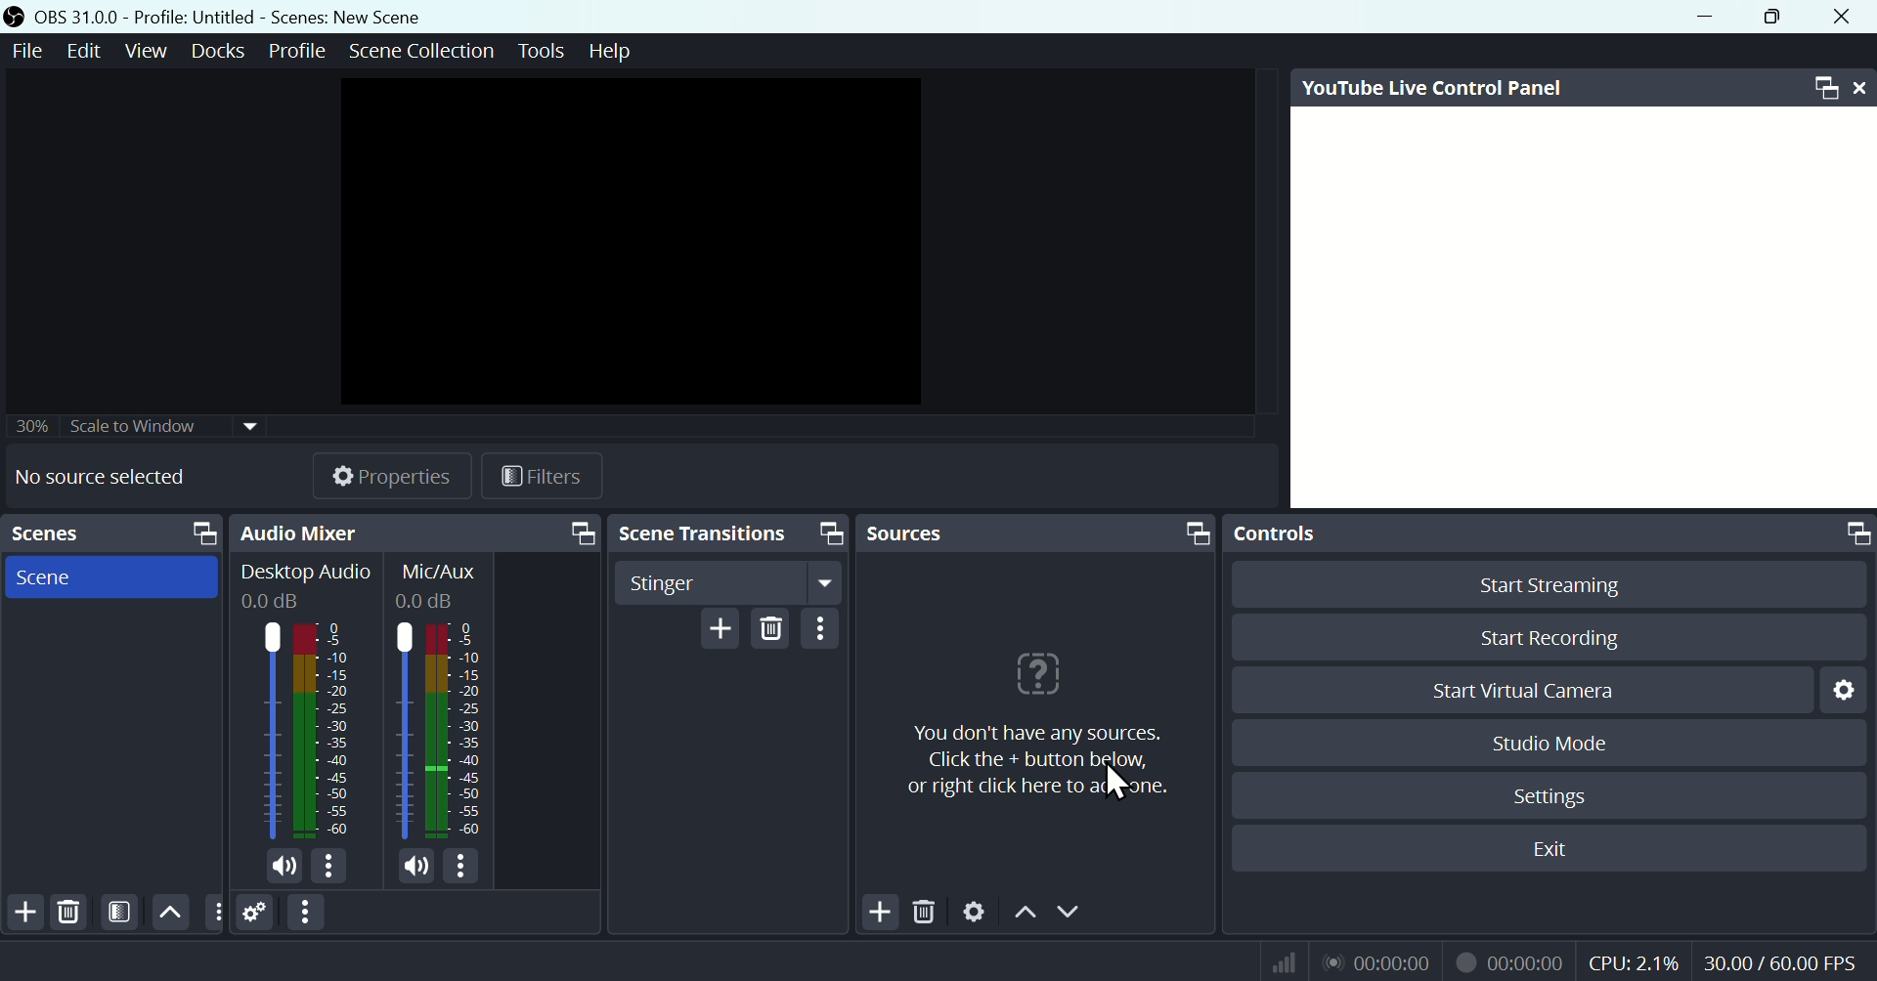  I want to click on Add, so click(23, 913).